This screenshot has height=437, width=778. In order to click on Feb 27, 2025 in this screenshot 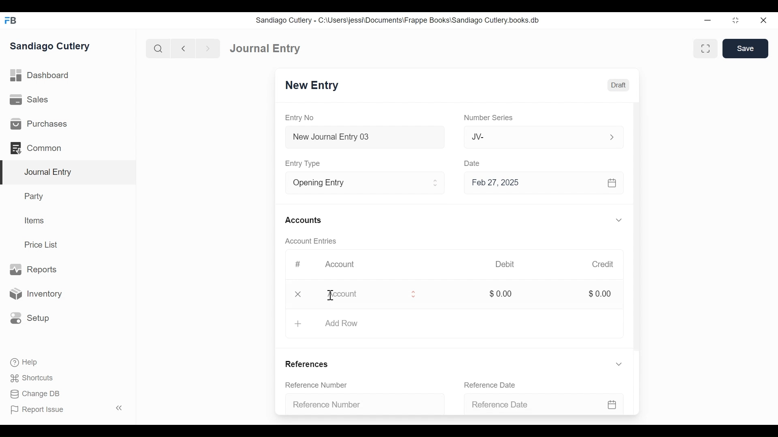, I will do `click(542, 183)`.